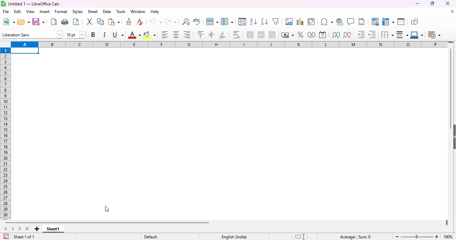 The image size is (456, 240). What do you see at coordinates (9, 22) in the screenshot?
I see `new` at bounding box center [9, 22].